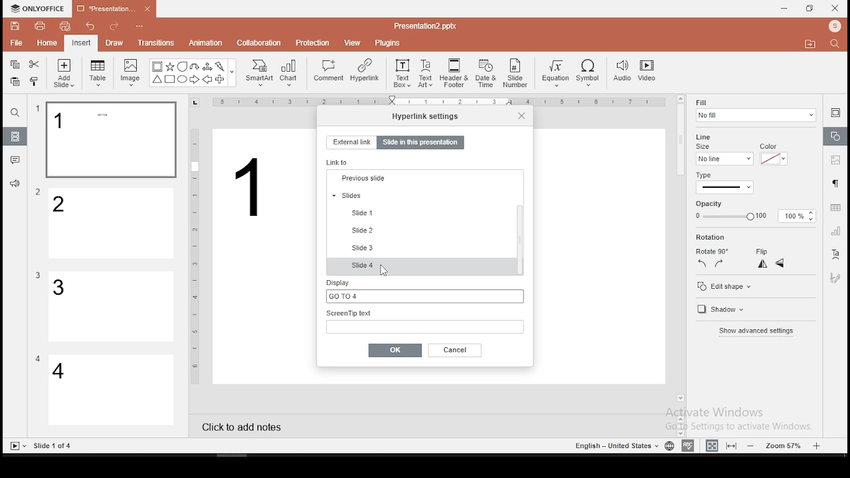  I want to click on Slide, so click(15, 446).